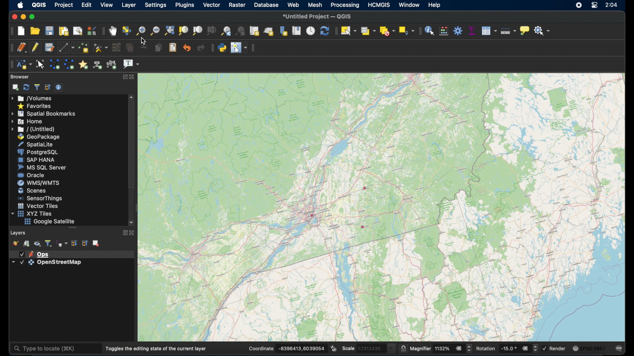 The height and width of the screenshot is (356, 634). Describe the element at coordinates (31, 98) in the screenshot. I see `volumes` at that location.